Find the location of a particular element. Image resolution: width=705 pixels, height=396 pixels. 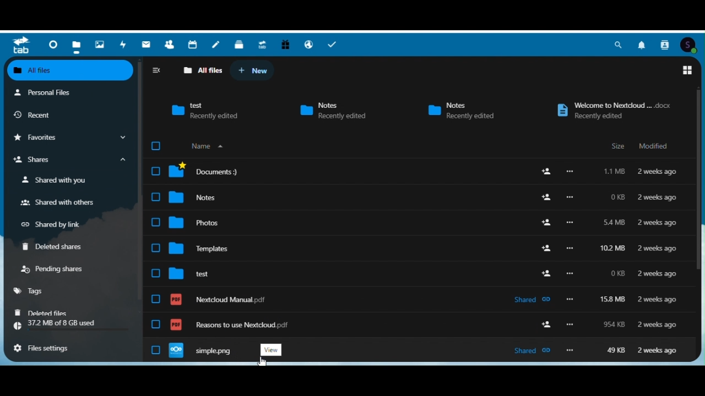

Collapse sidebar is located at coordinates (156, 71).